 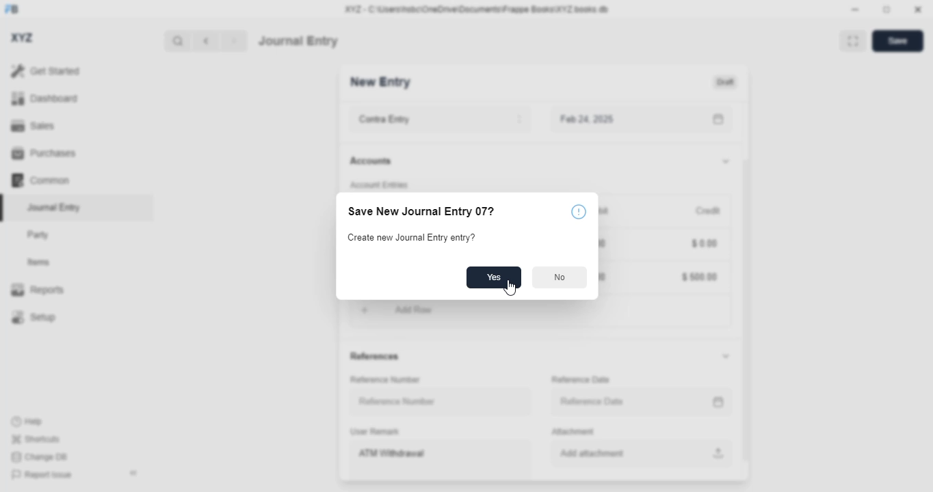 I want to click on calendar icon, so click(x=715, y=120).